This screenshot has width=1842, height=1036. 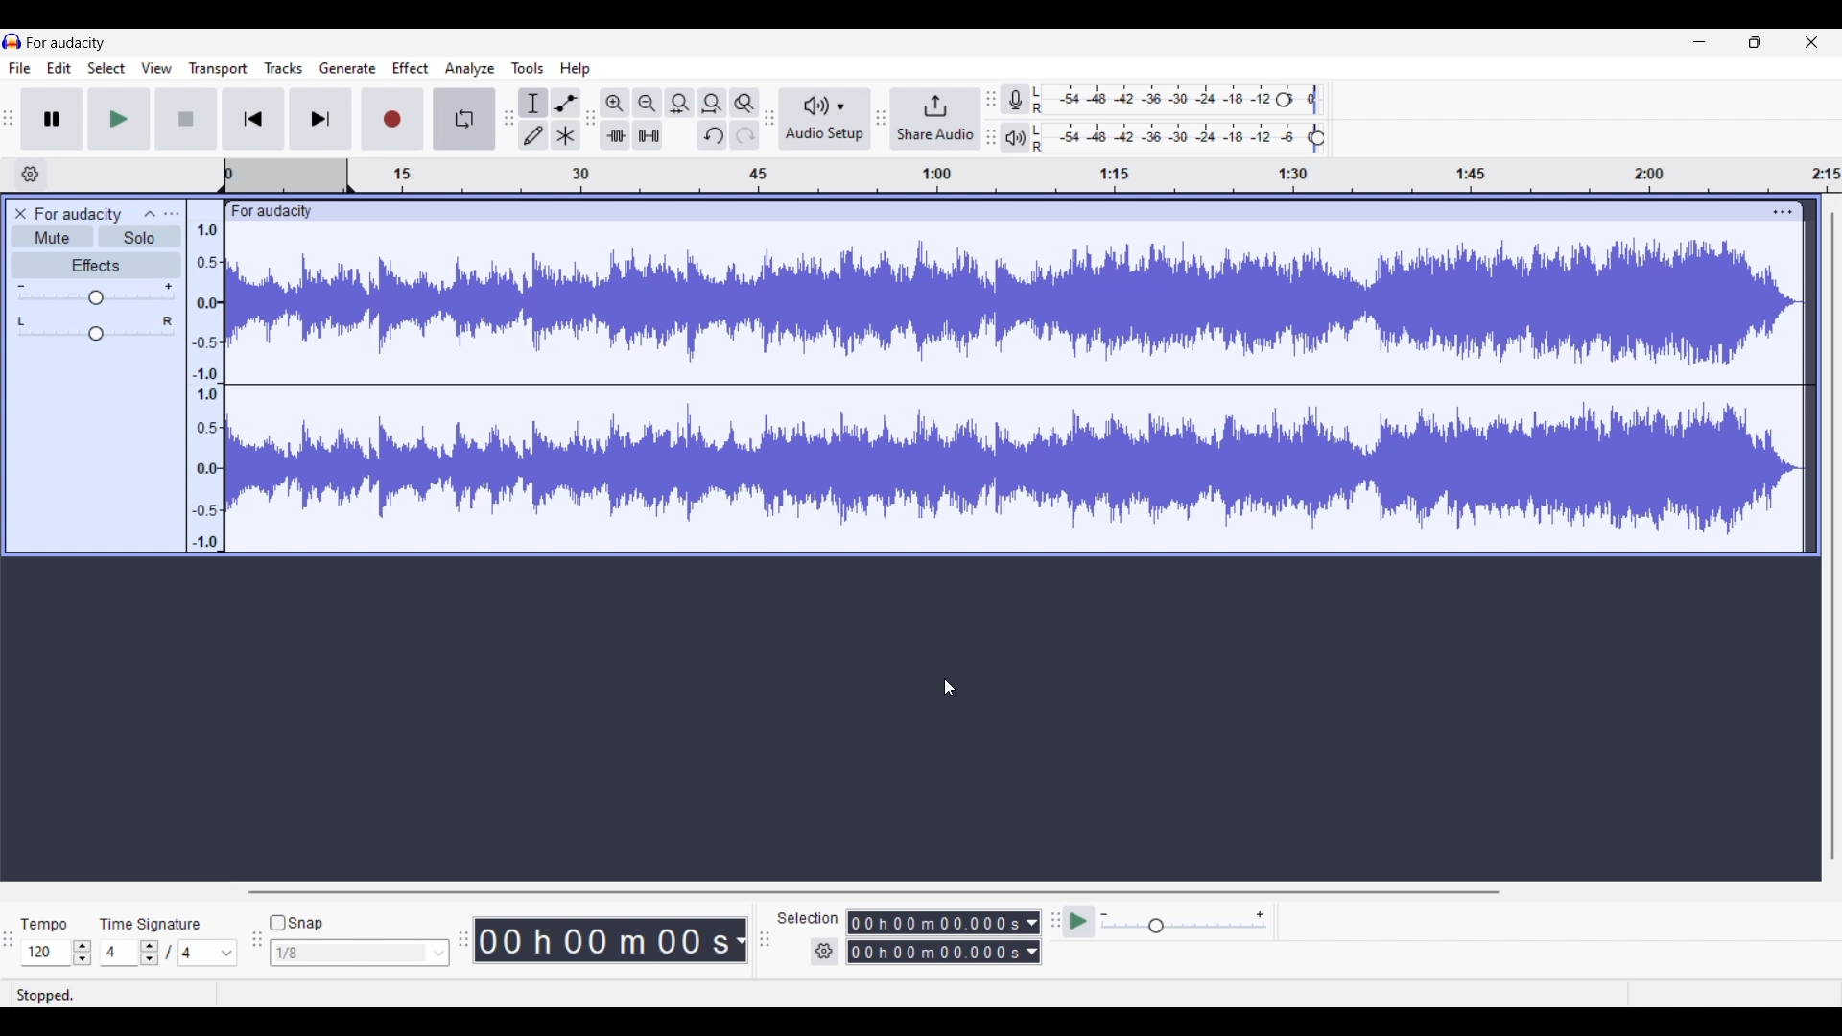 I want to click on Pan left, so click(x=22, y=321).